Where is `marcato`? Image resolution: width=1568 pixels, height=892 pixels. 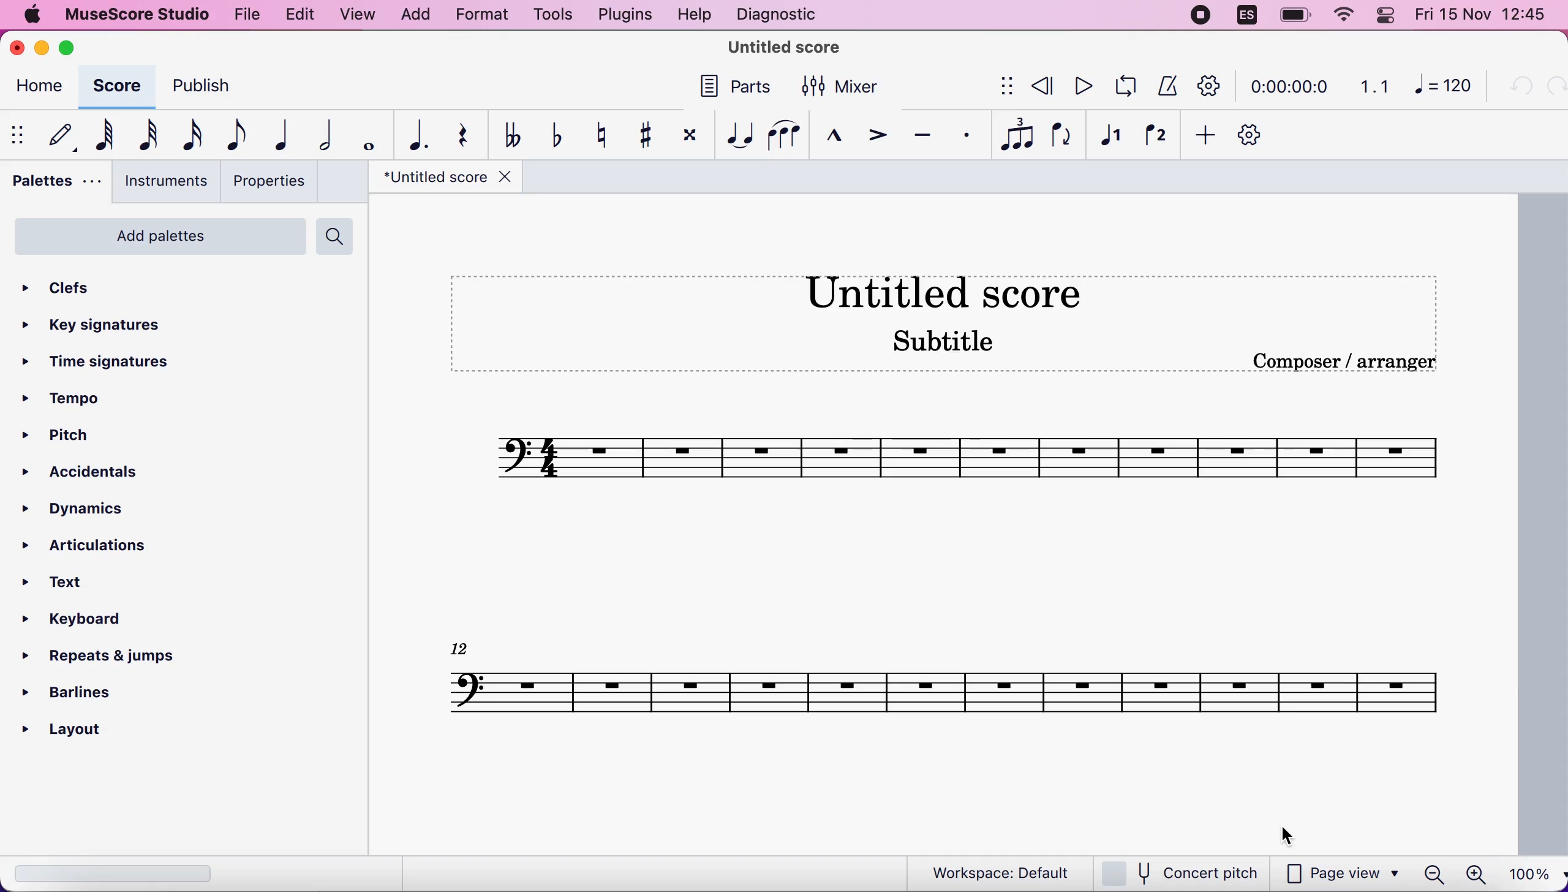 marcato is located at coordinates (831, 130).